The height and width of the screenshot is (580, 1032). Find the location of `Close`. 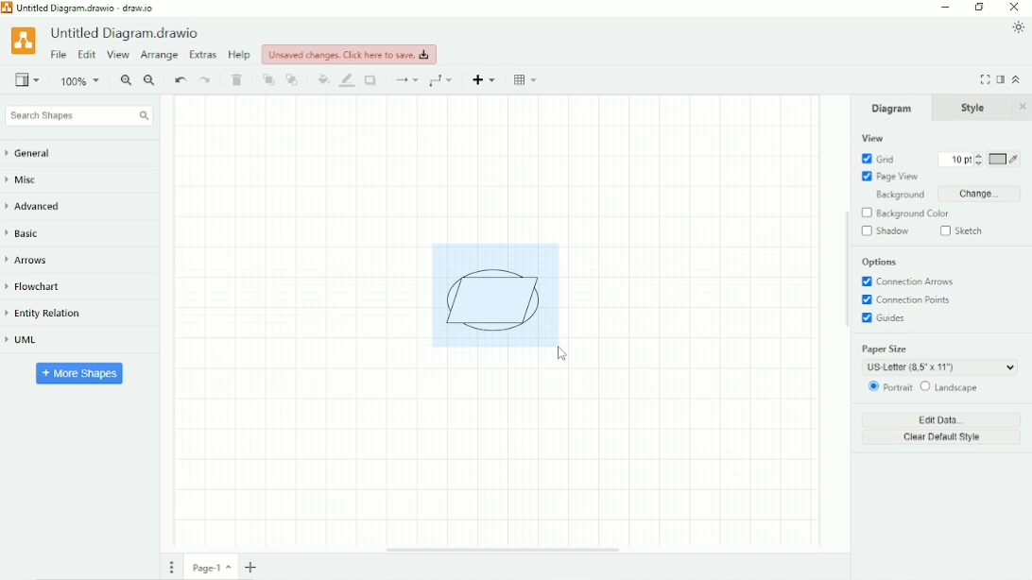

Close is located at coordinates (1015, 8).